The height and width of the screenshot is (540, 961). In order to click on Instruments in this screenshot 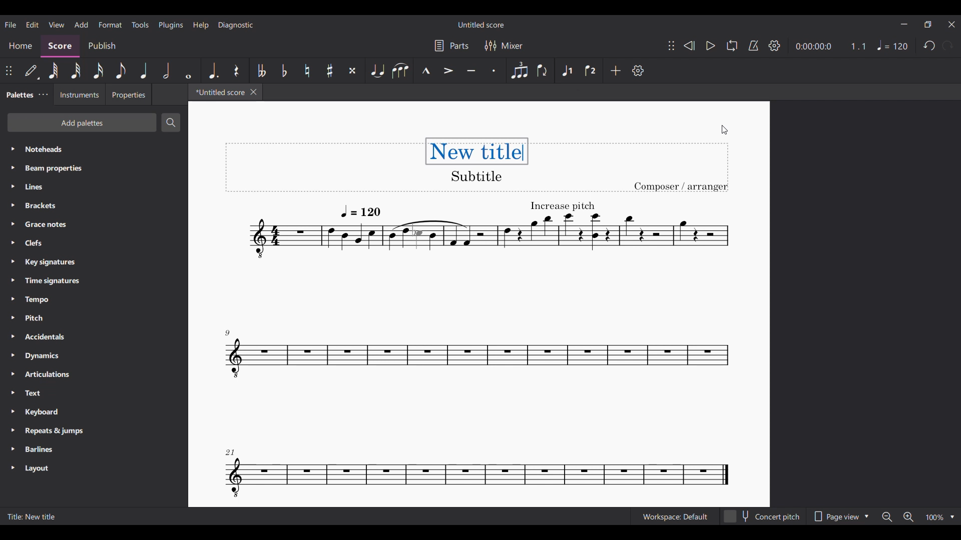, I will do `click(79, 94)`.